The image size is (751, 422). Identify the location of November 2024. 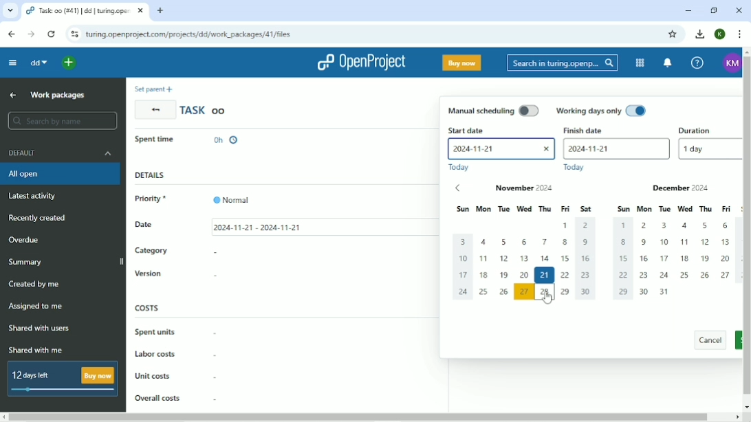
(530, 188).